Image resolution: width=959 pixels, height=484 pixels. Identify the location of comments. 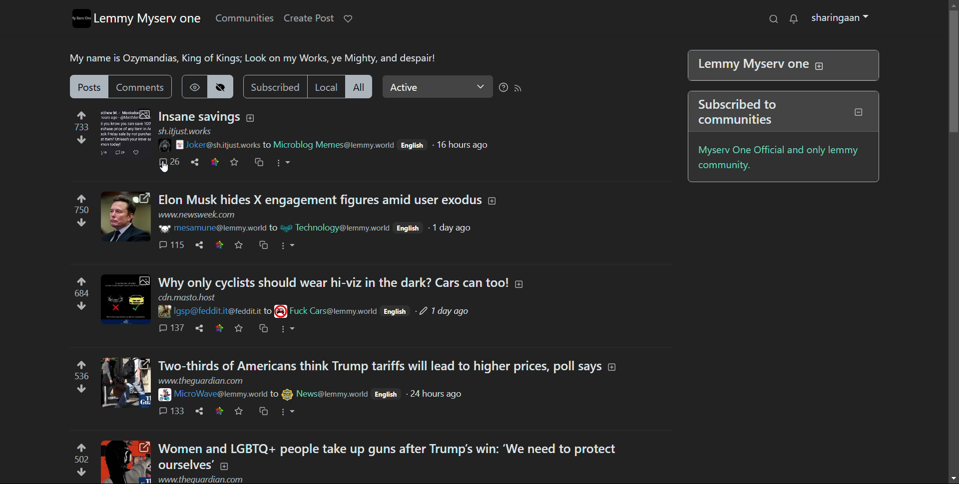
(171, 411).